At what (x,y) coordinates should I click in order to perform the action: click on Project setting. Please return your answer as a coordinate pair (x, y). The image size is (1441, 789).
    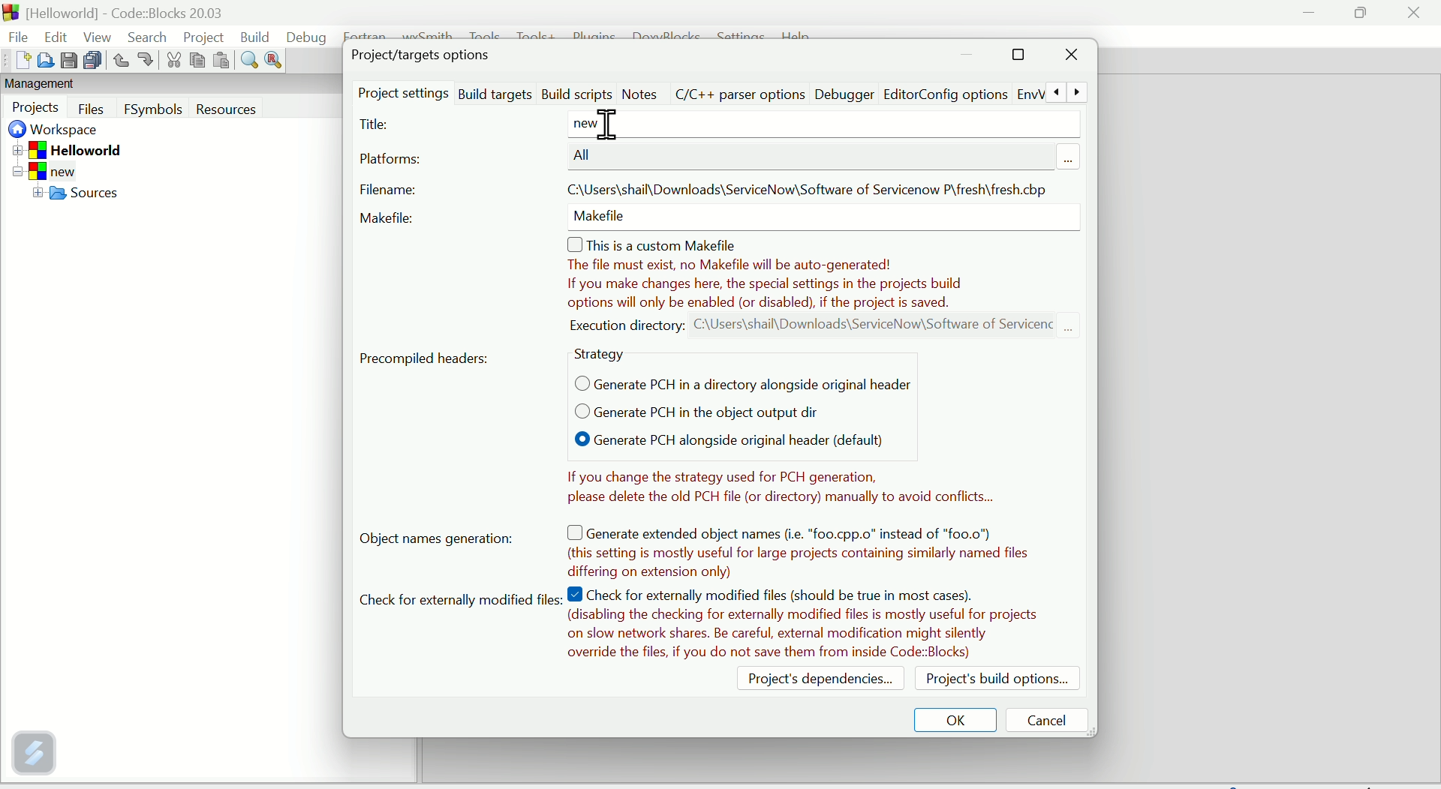
    Looking at the image, I should click on (403, 94).